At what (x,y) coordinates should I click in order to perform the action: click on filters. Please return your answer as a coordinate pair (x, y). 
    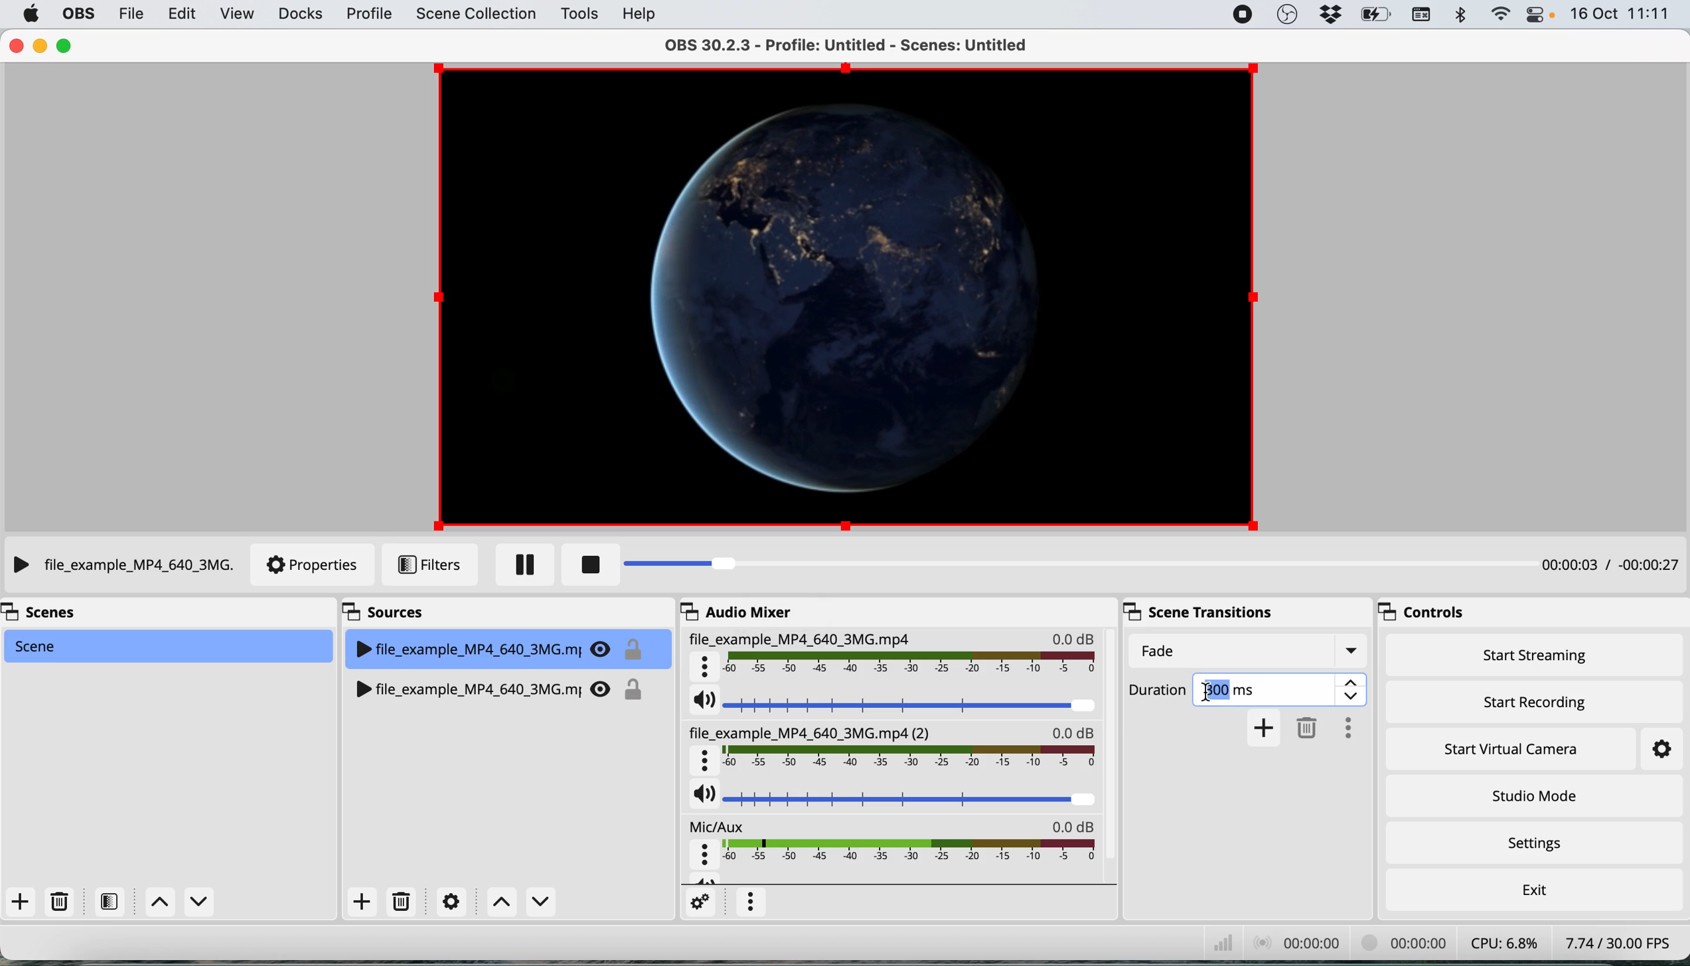
    Looking at the image, I should click on (429, 563).